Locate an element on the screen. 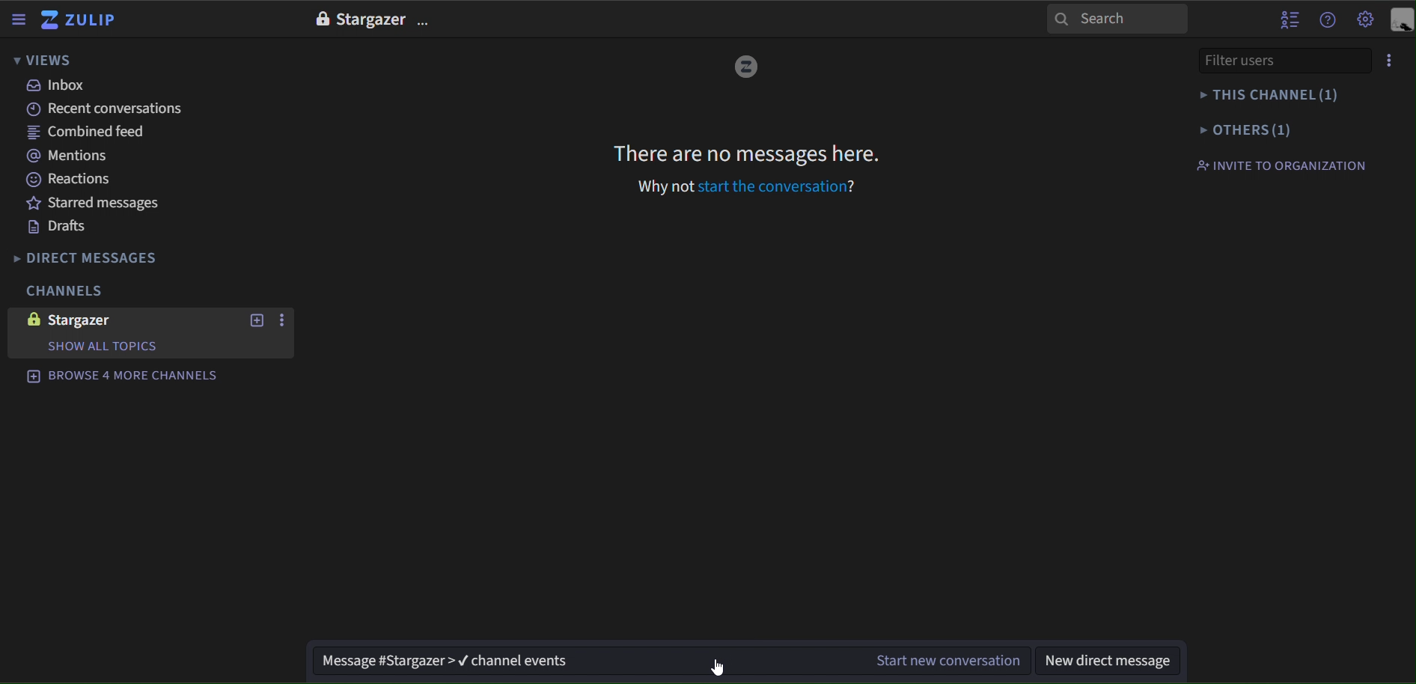 This screenshot has height=684, width=1416. show all topics is located at coordinates (101, 346).